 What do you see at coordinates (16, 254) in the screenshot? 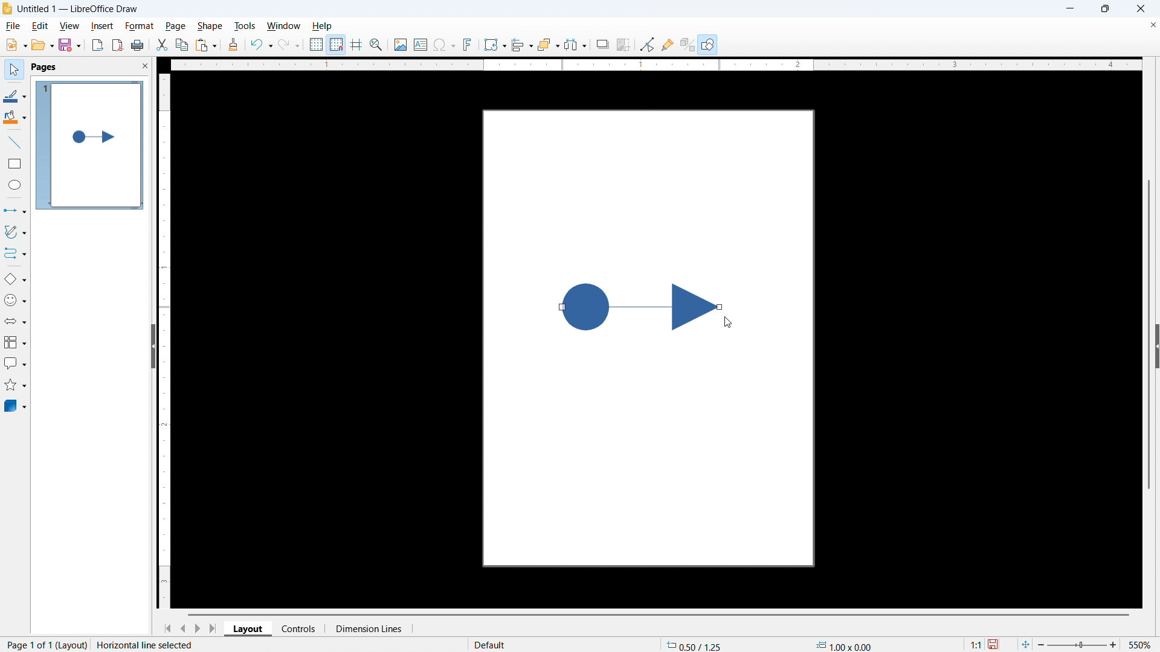
I see `Connectors ` at bounding box center [16, 254].